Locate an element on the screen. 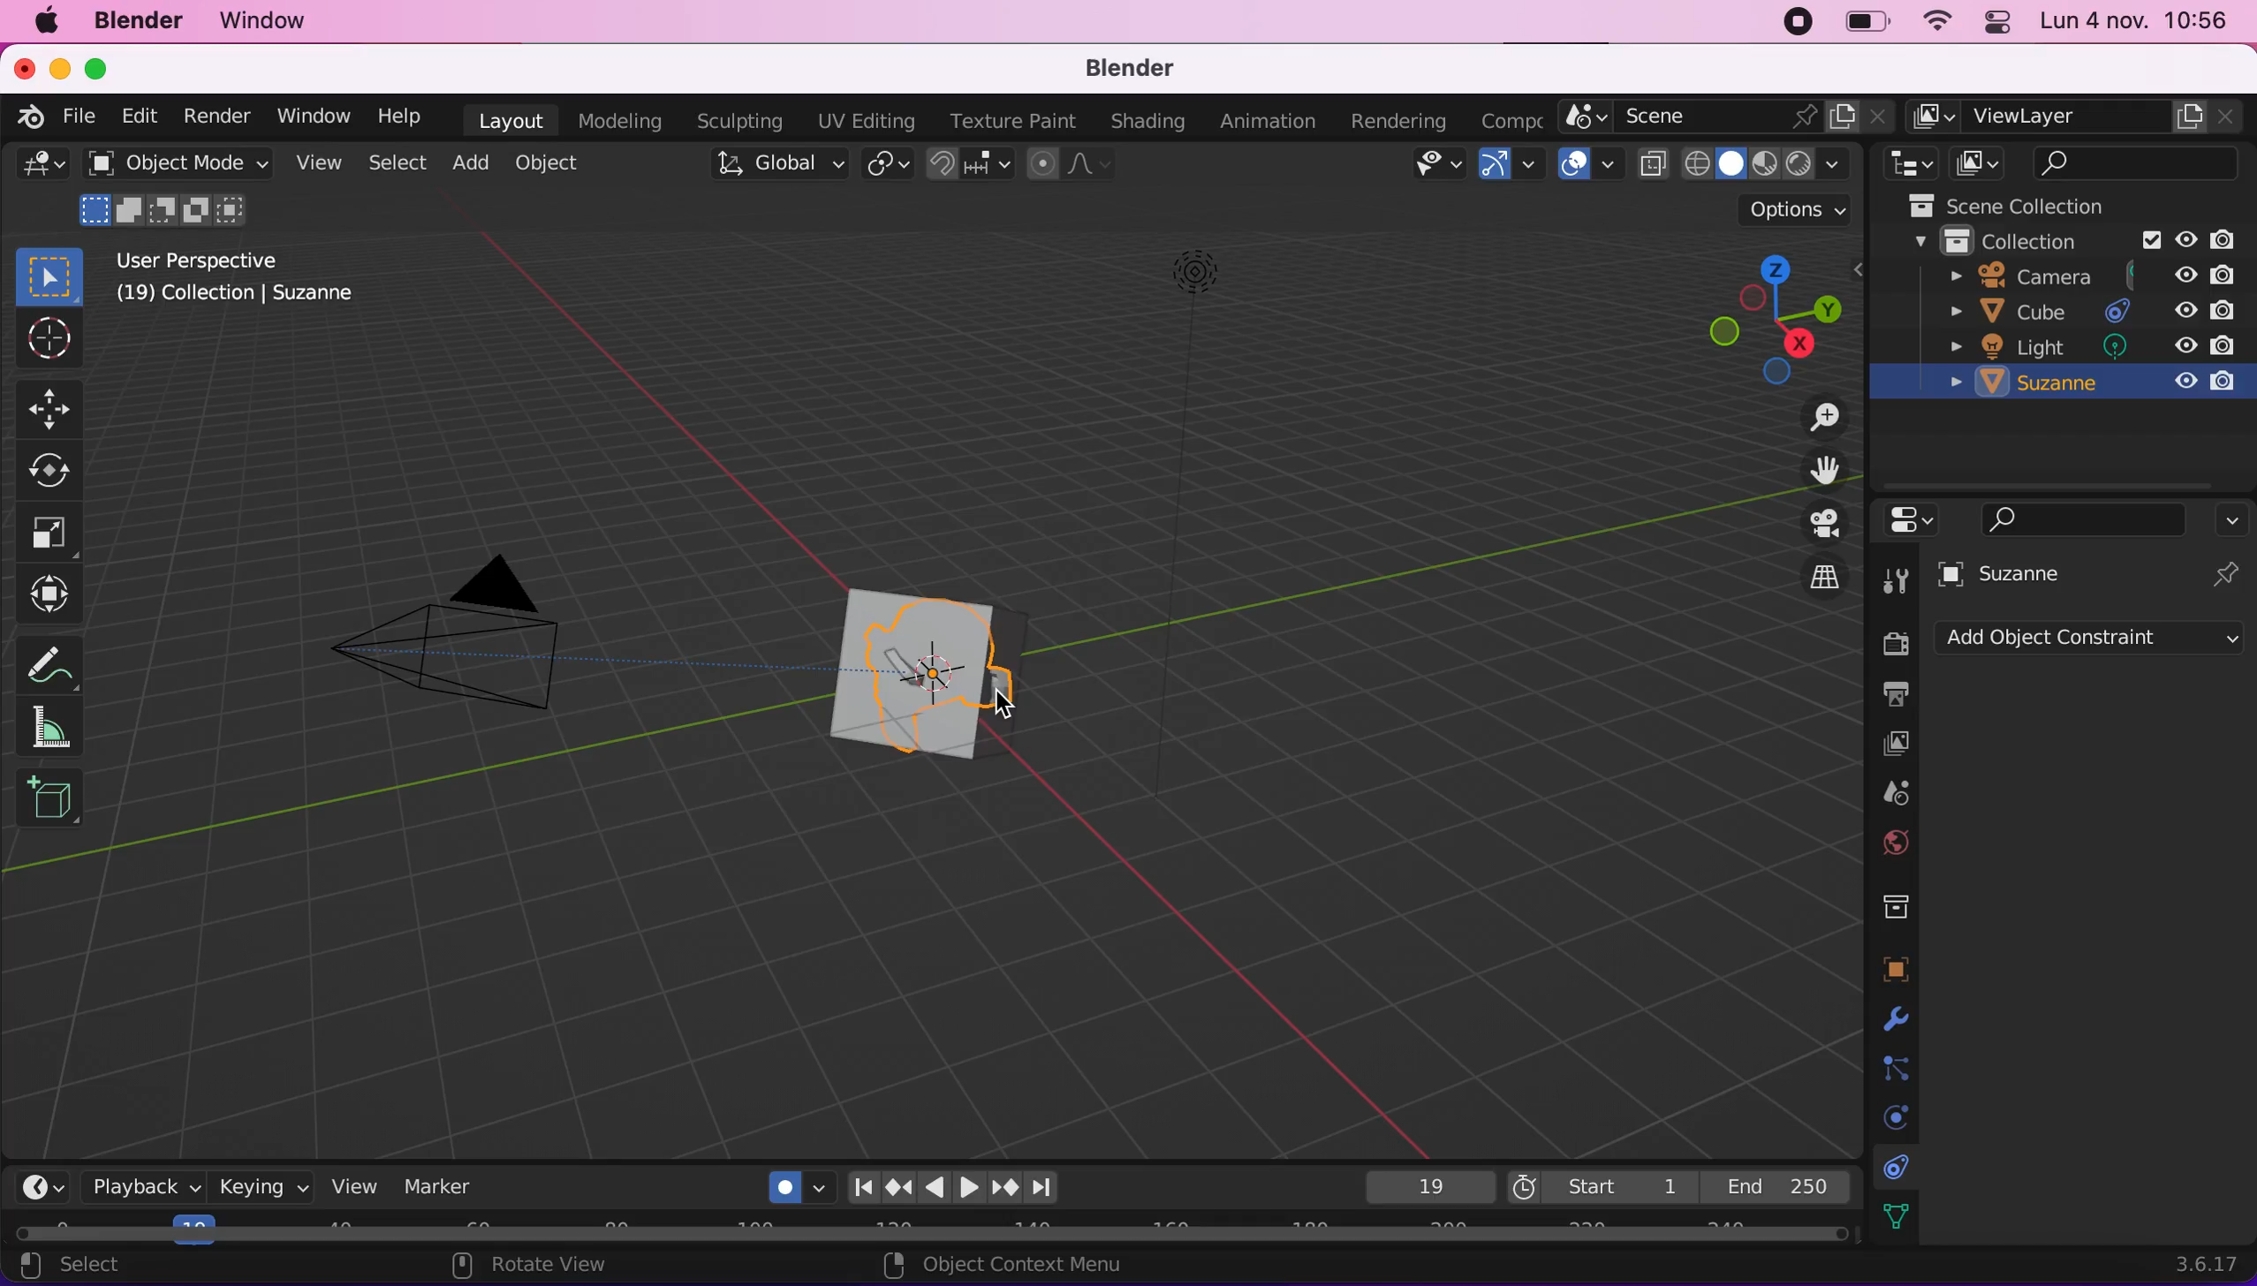  show gizmo is located at coordinates (1492, 167).